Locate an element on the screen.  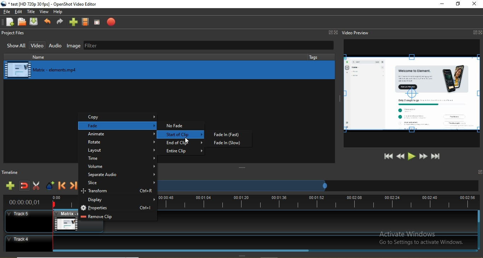
Enable razor is located at coordinates (37, 187).